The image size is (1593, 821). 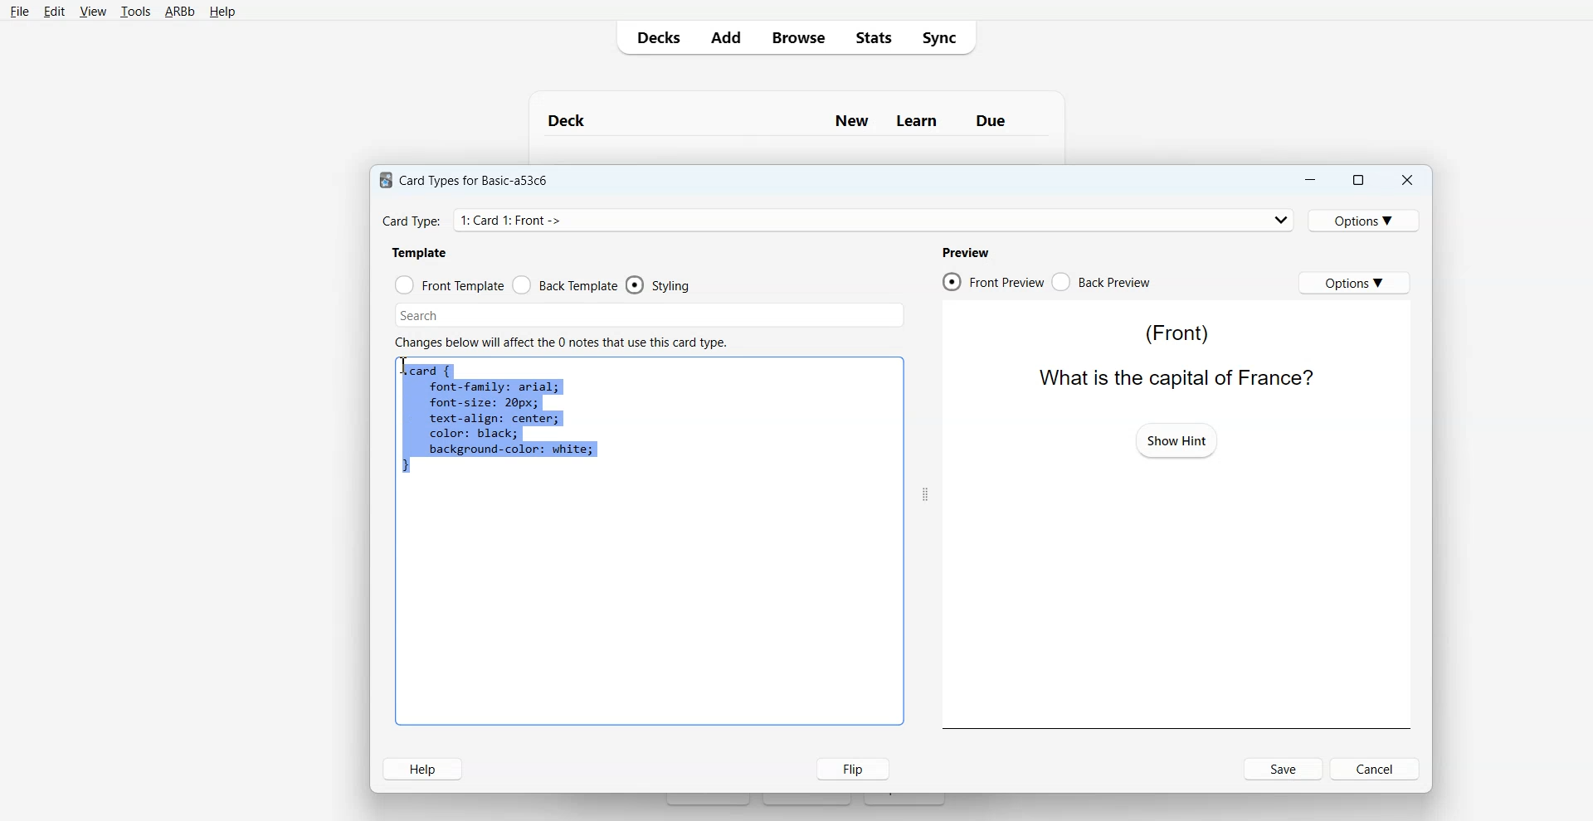 What do you see at coordinates (1366, 220) in the screenshot?
I see `Options` at bounding box center [1366, 220].